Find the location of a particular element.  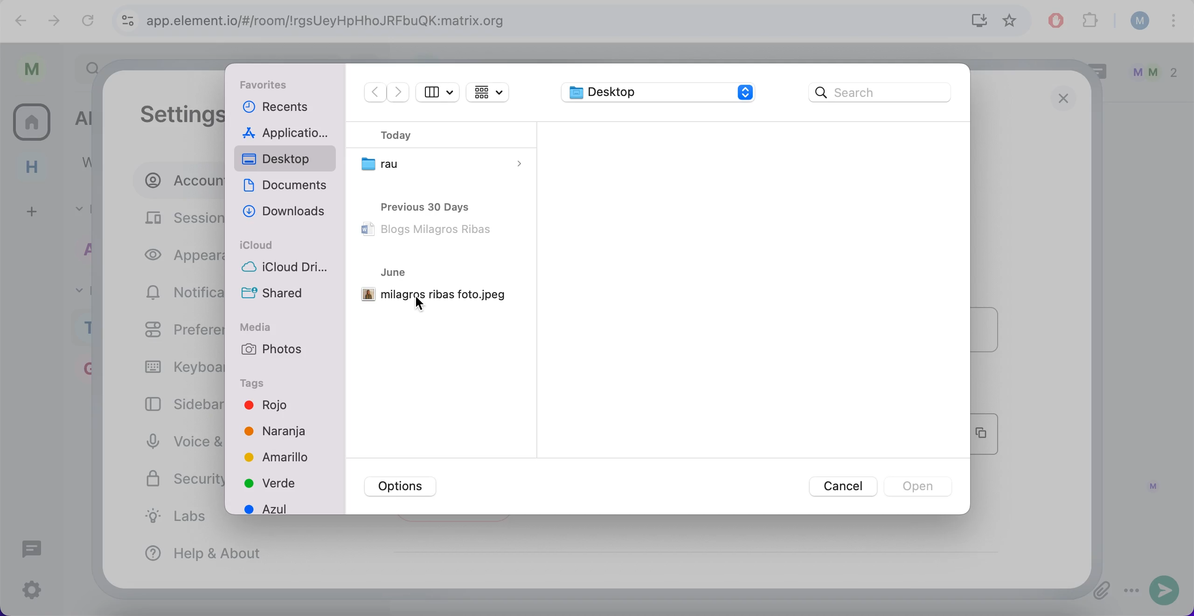

security and privacy is located at coordinates (178, 481).